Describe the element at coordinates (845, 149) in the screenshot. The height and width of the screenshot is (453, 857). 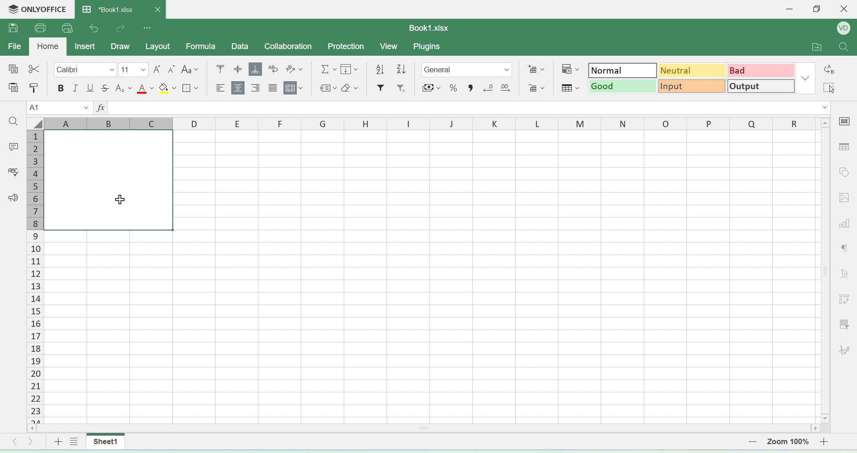
I see `table` at that location.